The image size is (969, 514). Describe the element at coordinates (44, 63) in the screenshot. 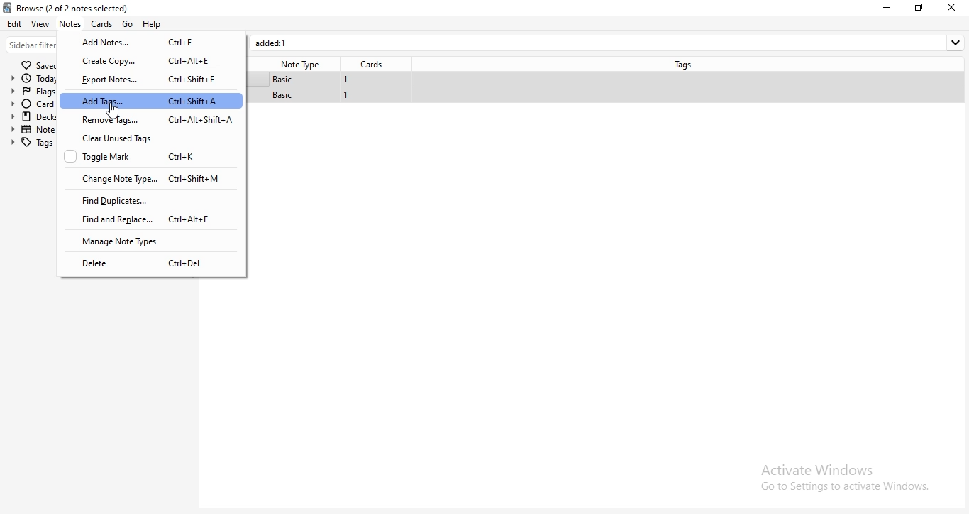

I see `saves searches` at that location.